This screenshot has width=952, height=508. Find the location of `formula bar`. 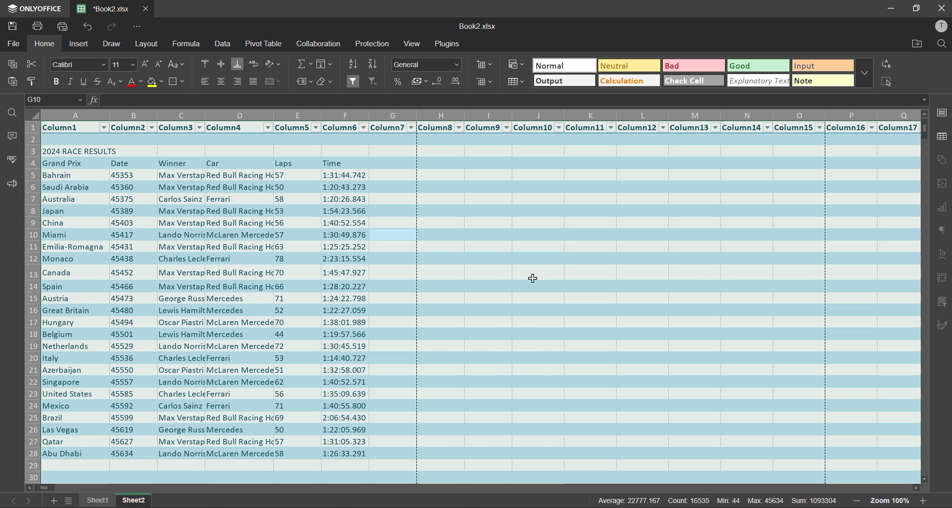

formula bar is located at coordinates (514, 101).